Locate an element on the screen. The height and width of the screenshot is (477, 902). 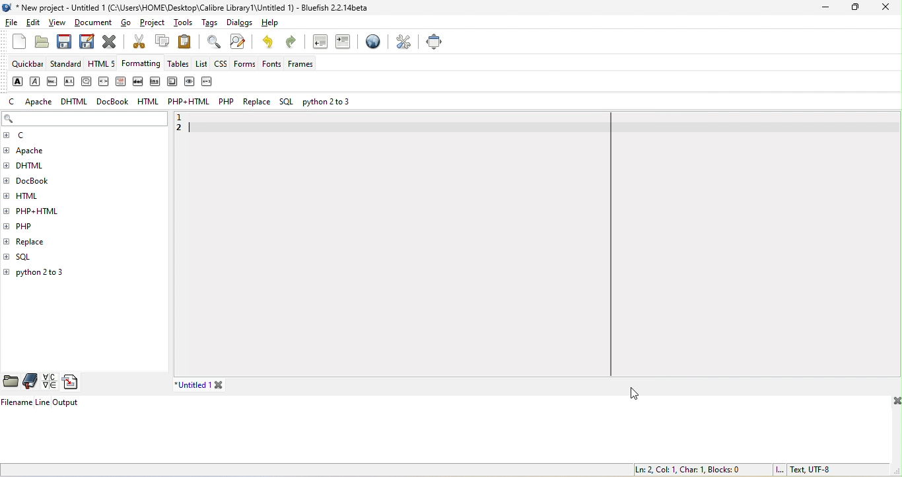
formatting is located at coordinates (143, 64).